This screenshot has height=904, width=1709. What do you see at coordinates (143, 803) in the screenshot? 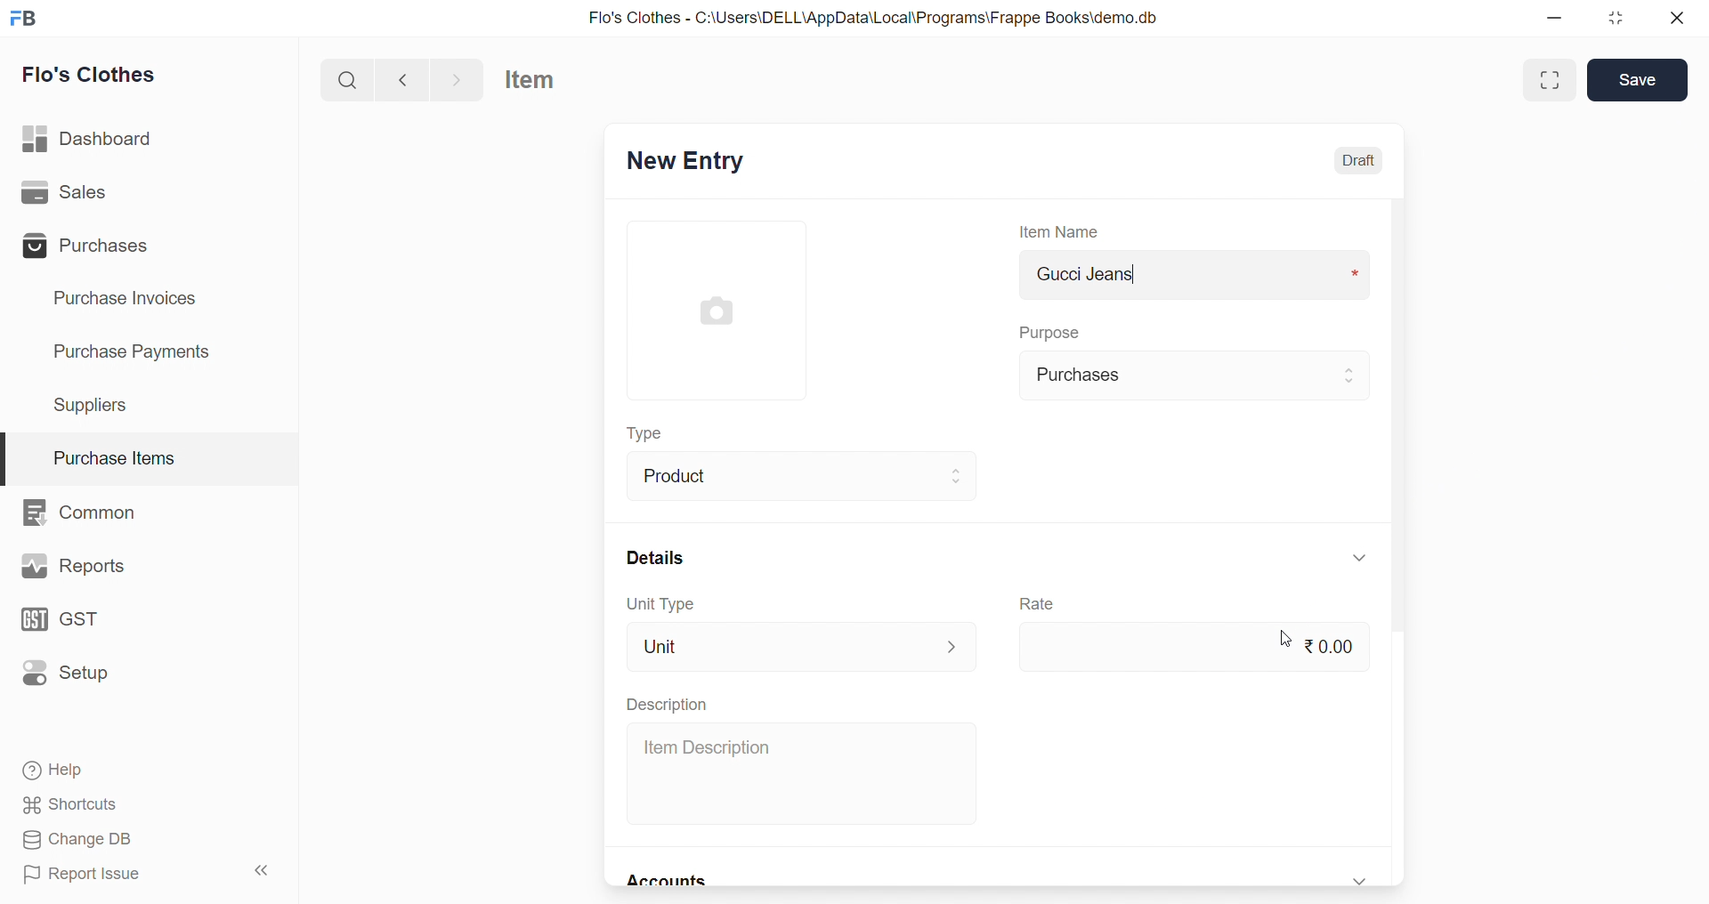
I see `Shortcuts` at bounding box center [143, 803].